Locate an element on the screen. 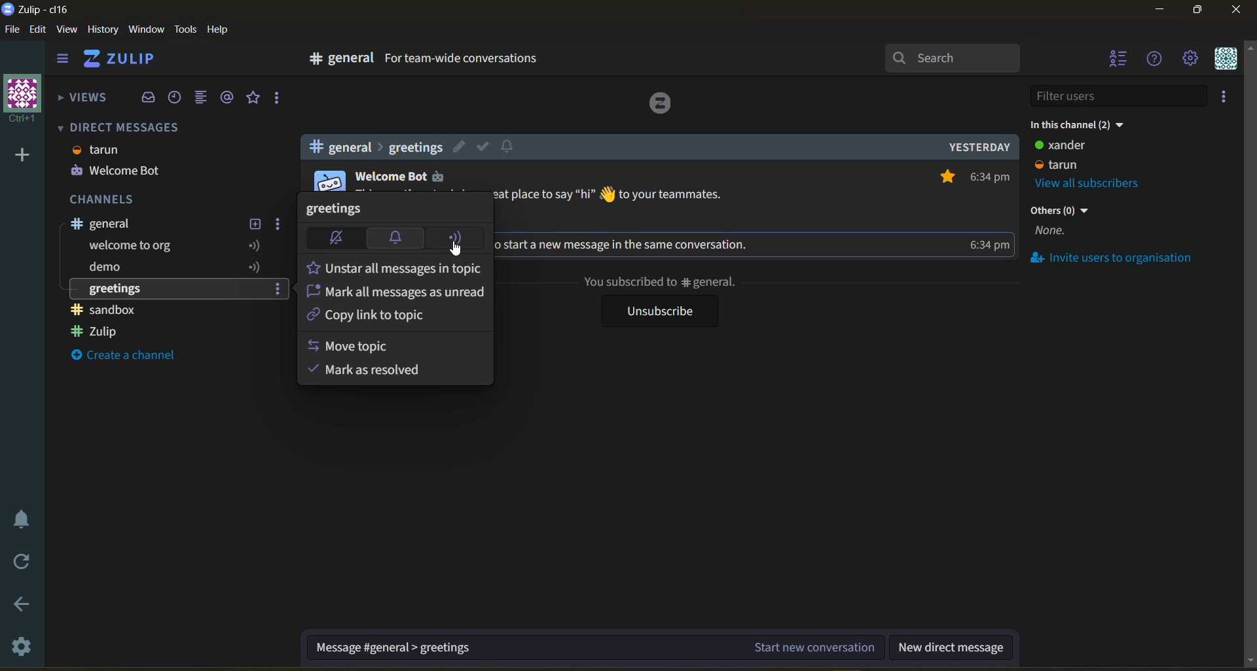  start new conversation is located at coordinates (596, 645).